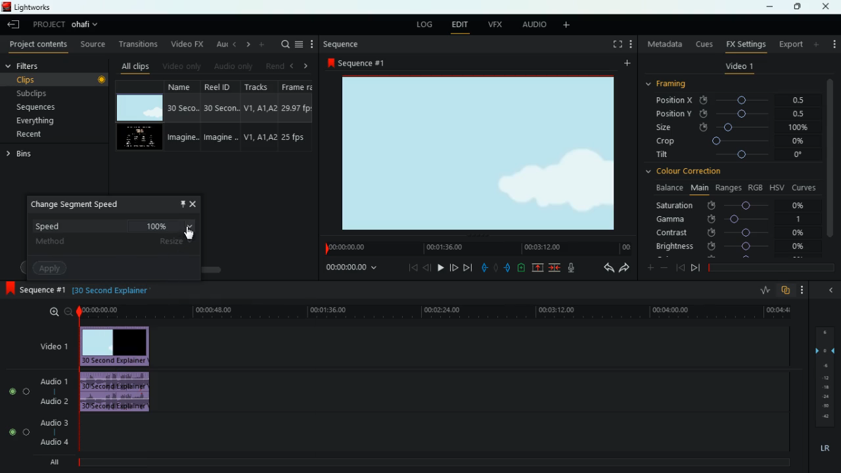  What do you see at coordinates (777, 187) in the screenshot?
I see `hsv` at bounding box center [777, 187].